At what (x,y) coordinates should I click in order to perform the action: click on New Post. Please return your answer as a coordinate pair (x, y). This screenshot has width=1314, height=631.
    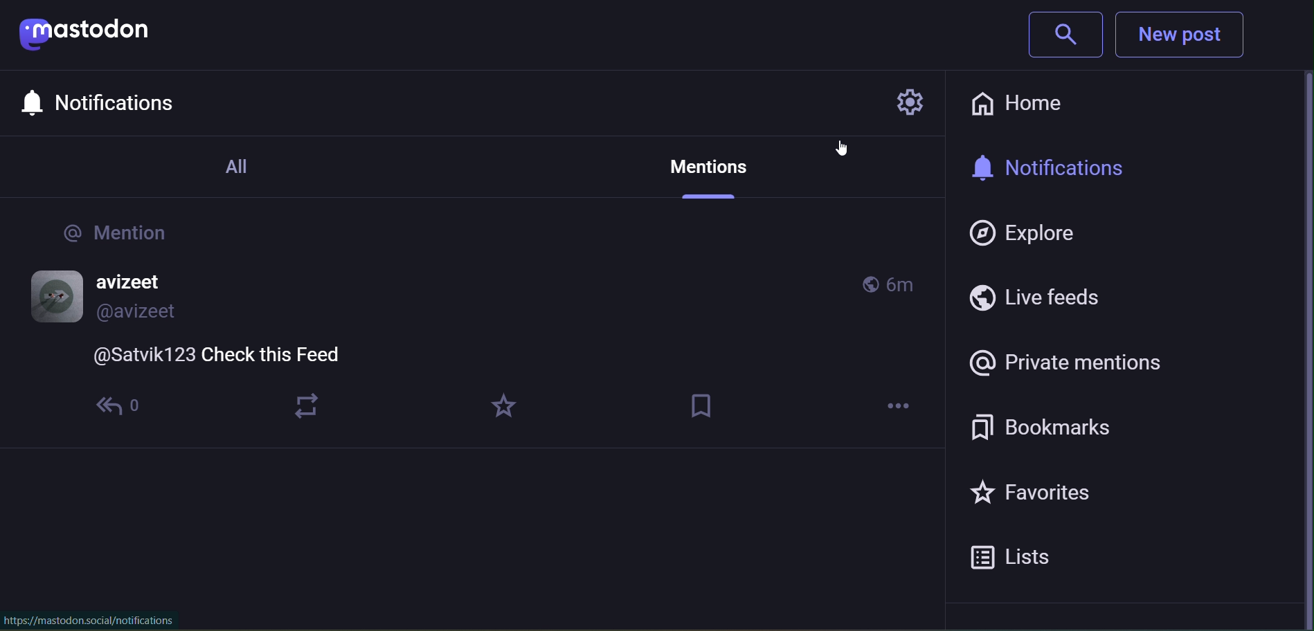
    Looking at the image, I should click on (1184, 37).